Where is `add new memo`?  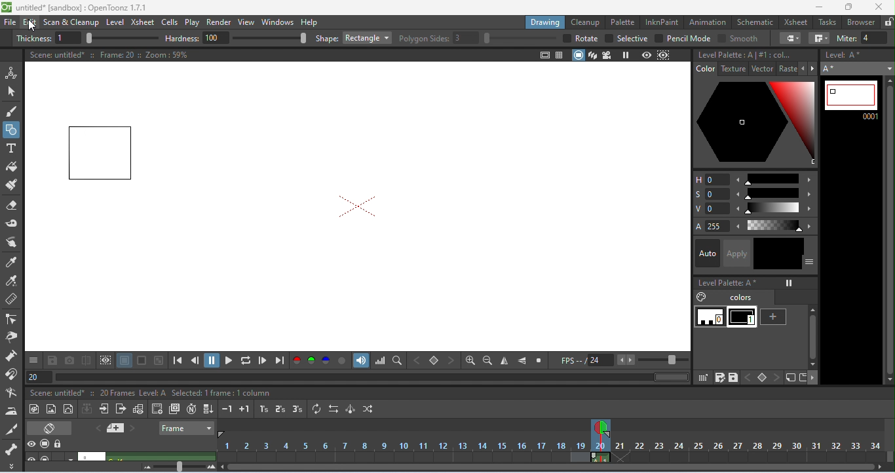 add new memo is located at coordinates (116, 428).